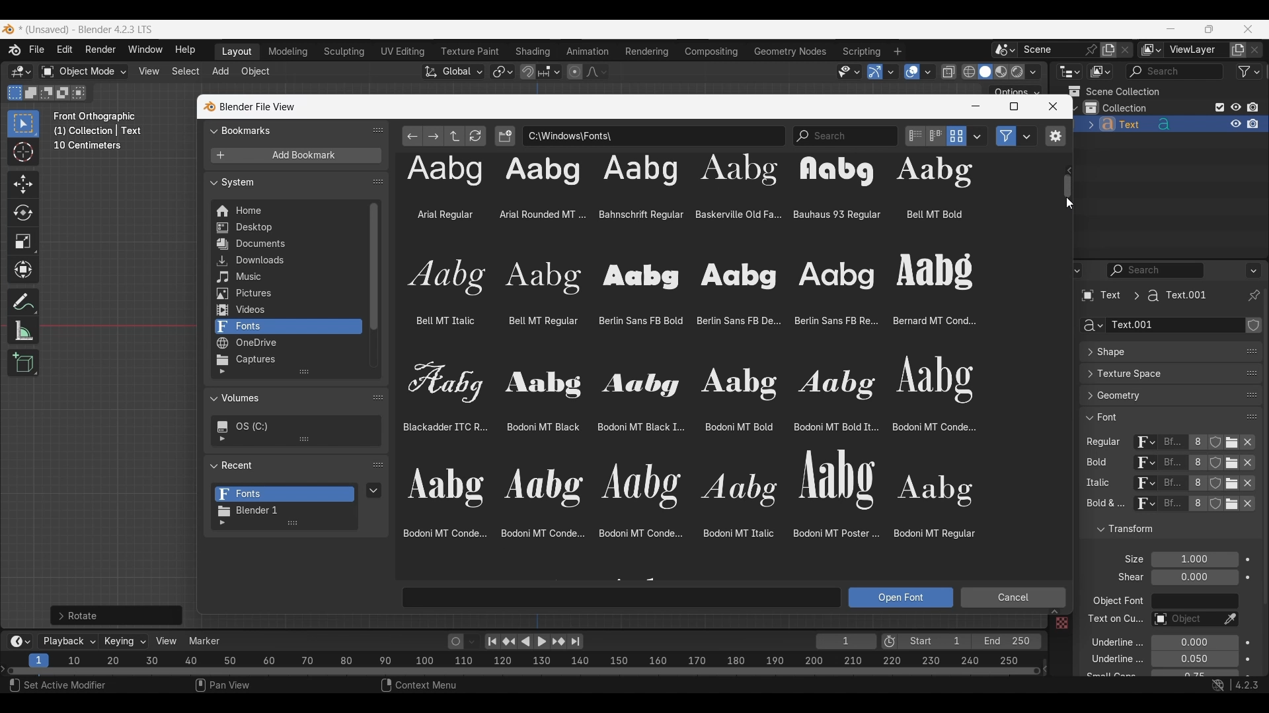  I want to click on Disable in renders, so click(1252, 107).